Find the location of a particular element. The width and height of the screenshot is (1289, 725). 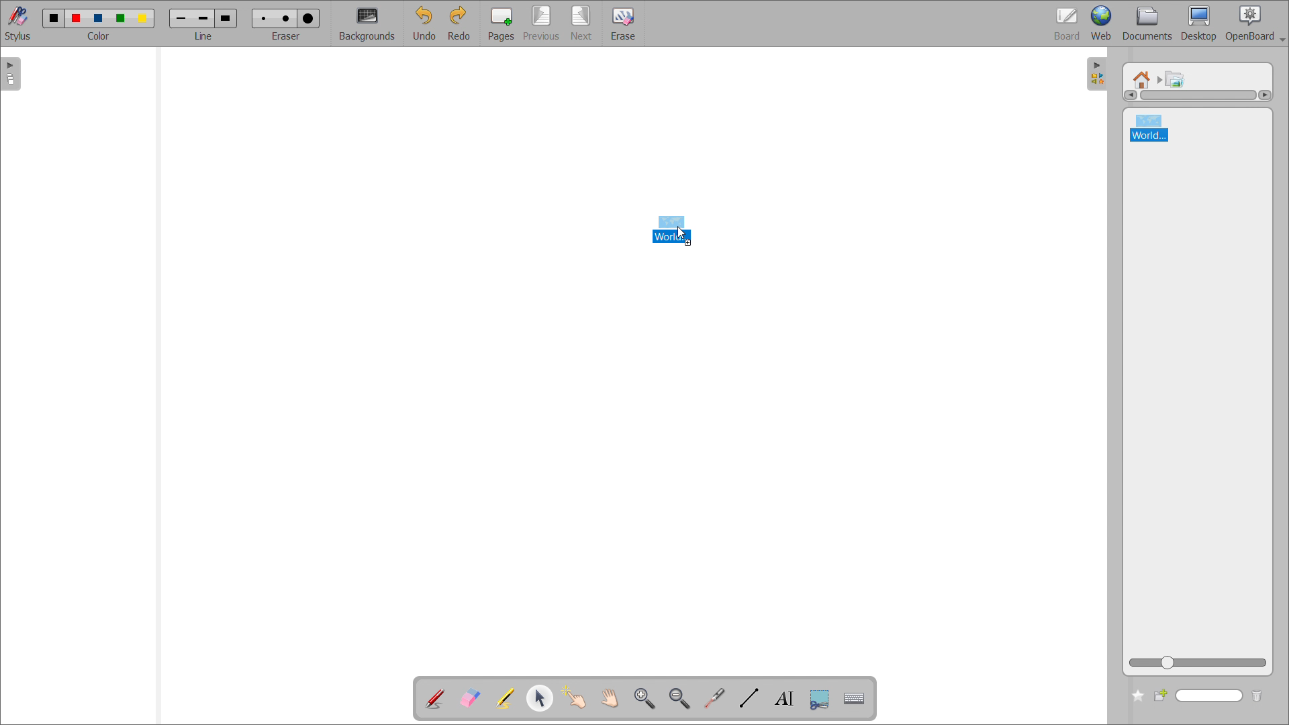

highlight is located at coordinates (506, 699).